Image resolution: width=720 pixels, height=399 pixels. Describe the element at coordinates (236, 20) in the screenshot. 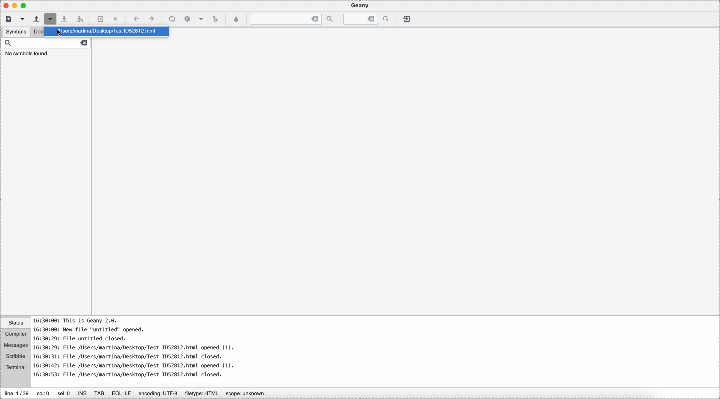

I see `choose color` at that location.